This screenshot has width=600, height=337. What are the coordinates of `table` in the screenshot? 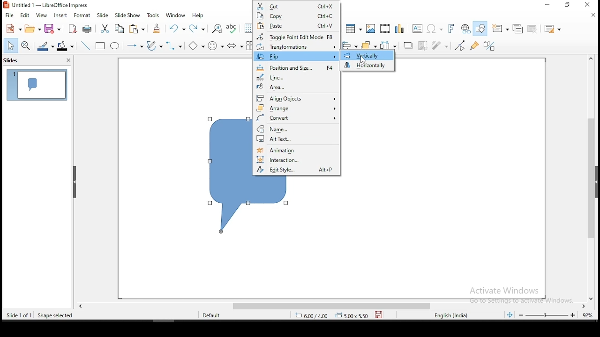 It's located at (352, 28).